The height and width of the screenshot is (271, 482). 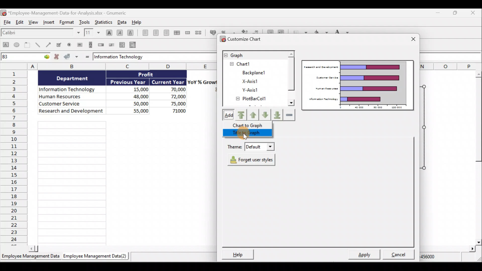 What do you see at coordinates (245, 64) in the screenshot?
I see `Chart1` at bounding box center [245, 64].